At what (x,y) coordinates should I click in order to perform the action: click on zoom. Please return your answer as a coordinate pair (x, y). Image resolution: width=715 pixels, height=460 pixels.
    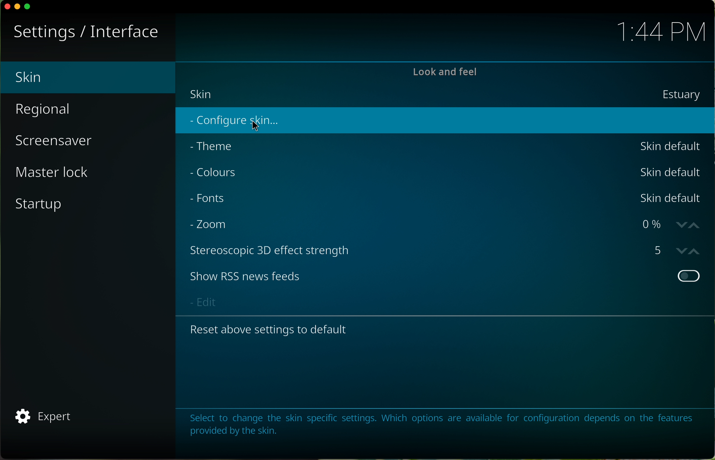
    Looking at the image, I should click on (209, 225).